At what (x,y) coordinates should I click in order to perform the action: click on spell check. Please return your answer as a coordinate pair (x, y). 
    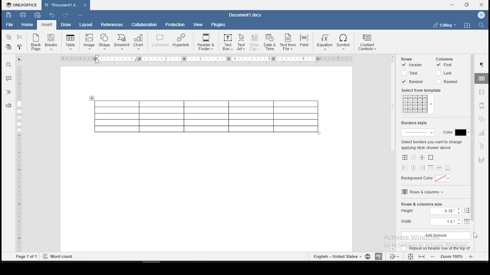
    Looking at the image, I should click on (379, 257).